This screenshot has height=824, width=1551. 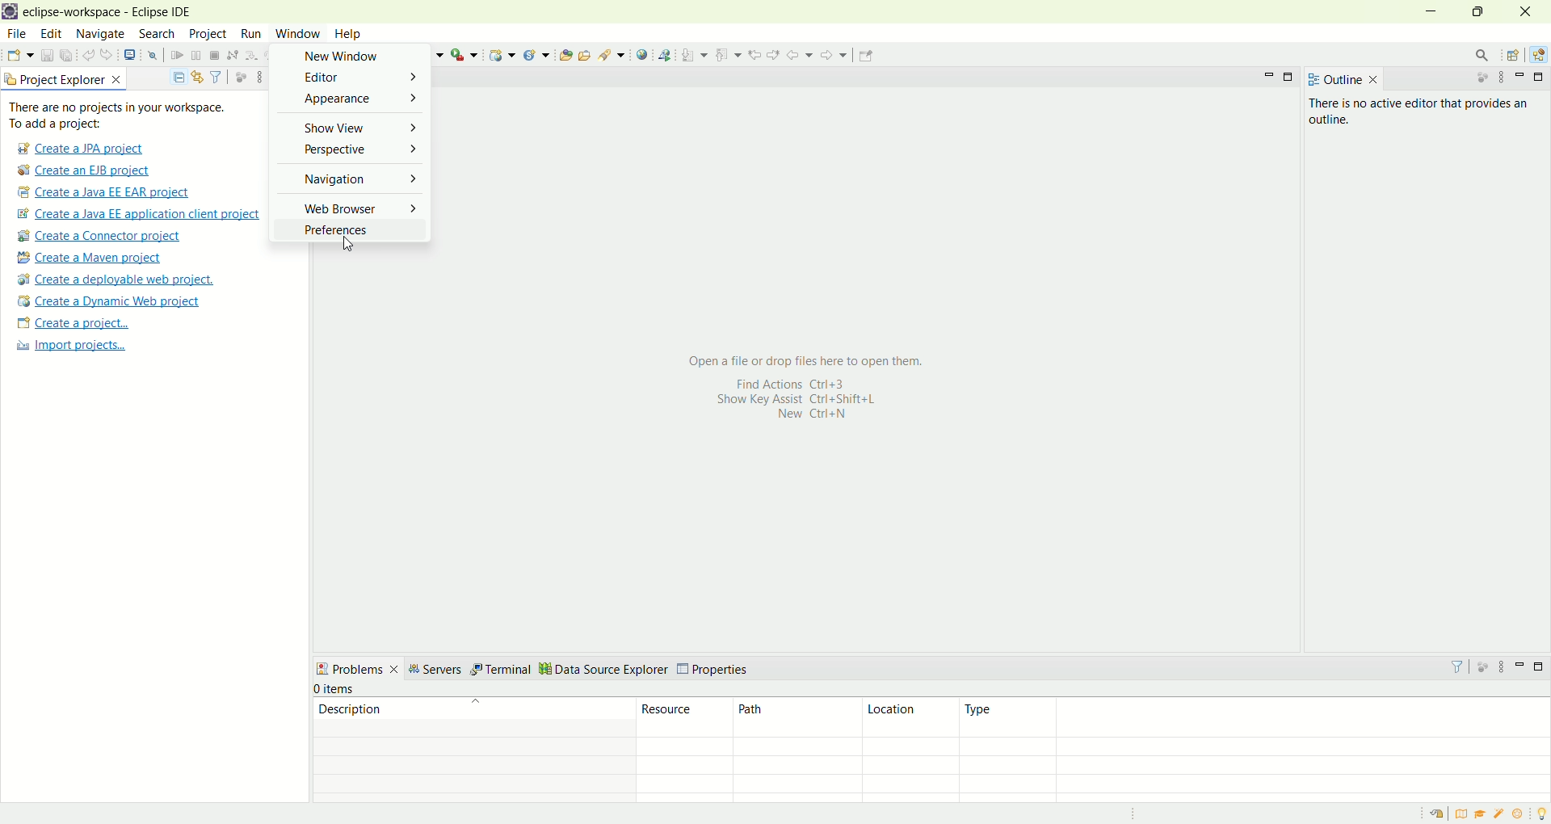 I want to click on edit, so click(x=49, y=35).